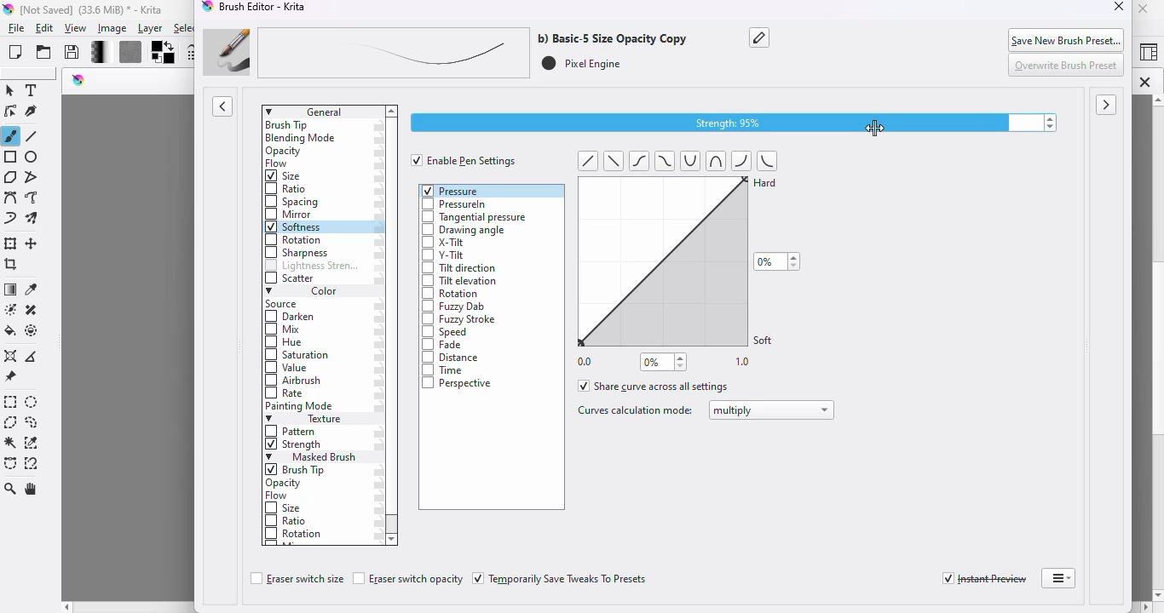 The width and height of the screenshot is (1164, 613). What do you see at coordinates (285, 305) in the screenshot?
I see `source` at bounding box center [285, 305].